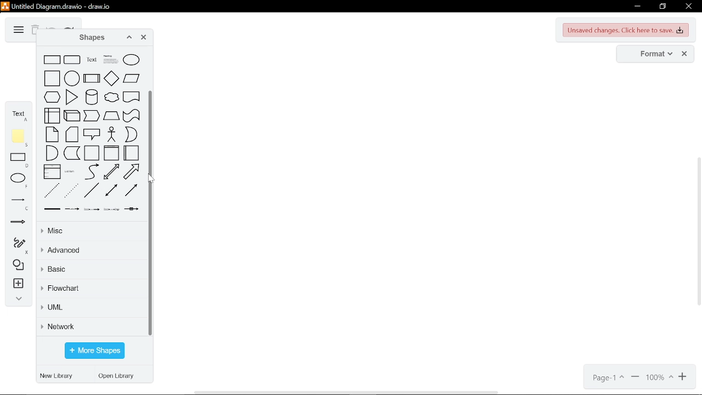  I want to click on data storage, so click(72, 153).